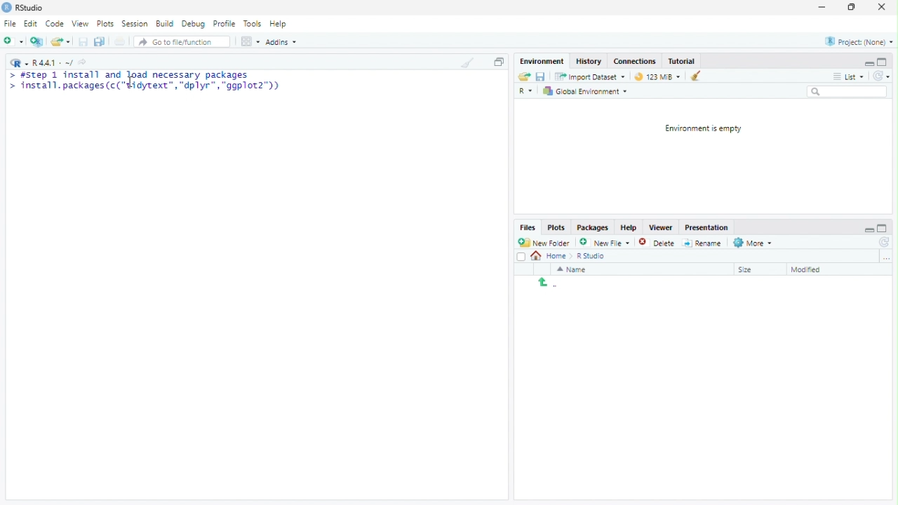 This screenshot has height=505, width=898. What do you see at coordinates (83, 41) in the screenshot?
I see `Save` at bounding box center [83, 41].